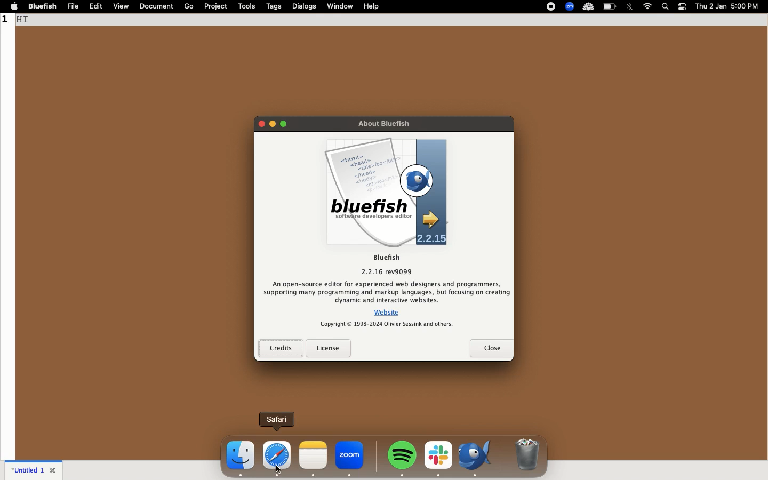 The height and width of the screenshot is (480, 768). Describe the element at coordinates (373, 6) in the screenshot. I see `help` at that location.